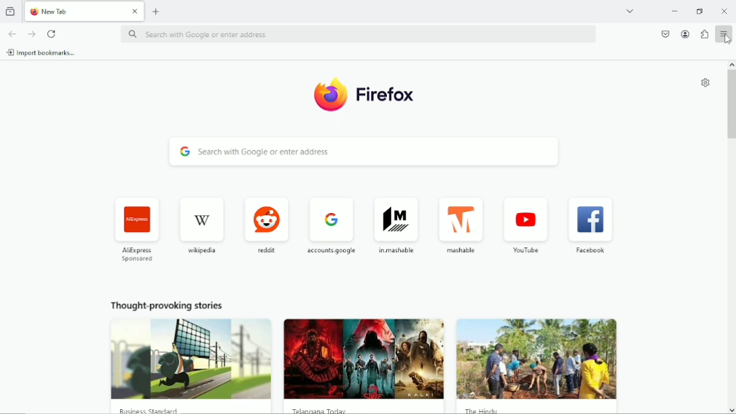 The height and width of the screenshot is (414, 736). I want to click on in.mashable, so click(394, 223).